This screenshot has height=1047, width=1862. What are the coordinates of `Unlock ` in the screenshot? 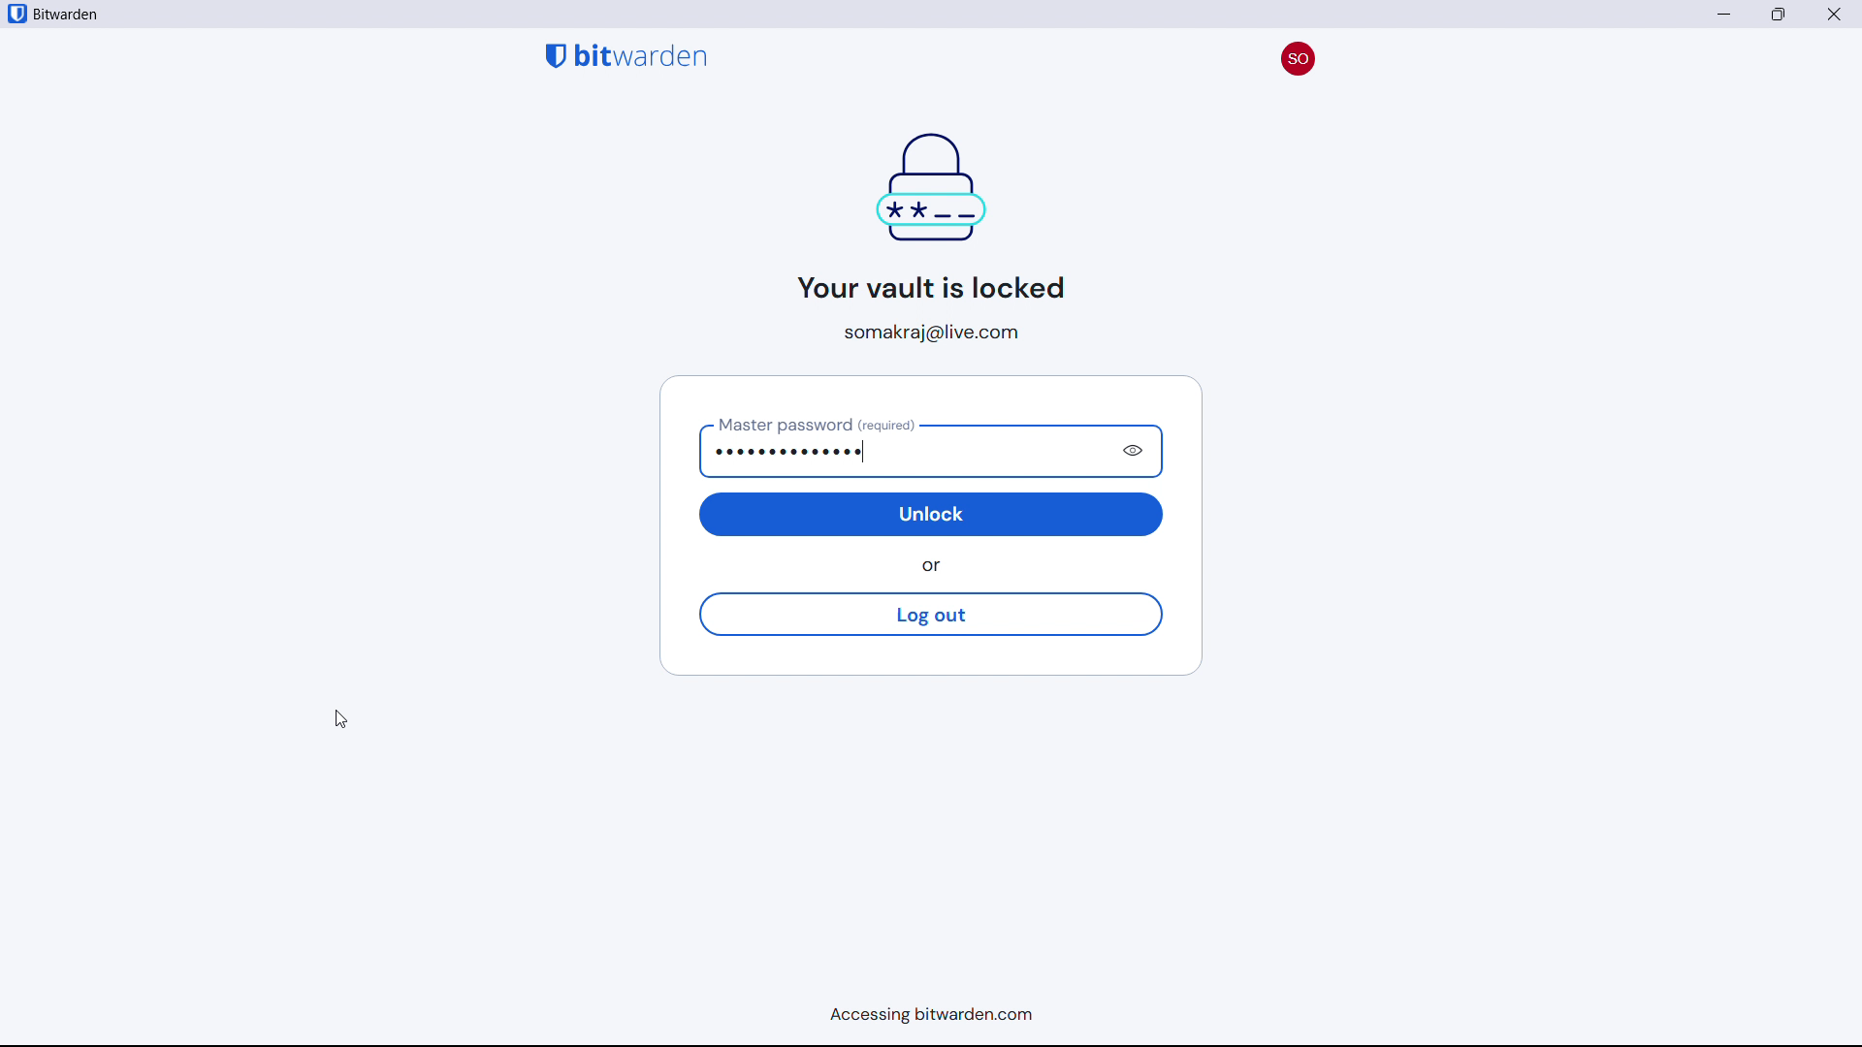 It's located at (933, 514).